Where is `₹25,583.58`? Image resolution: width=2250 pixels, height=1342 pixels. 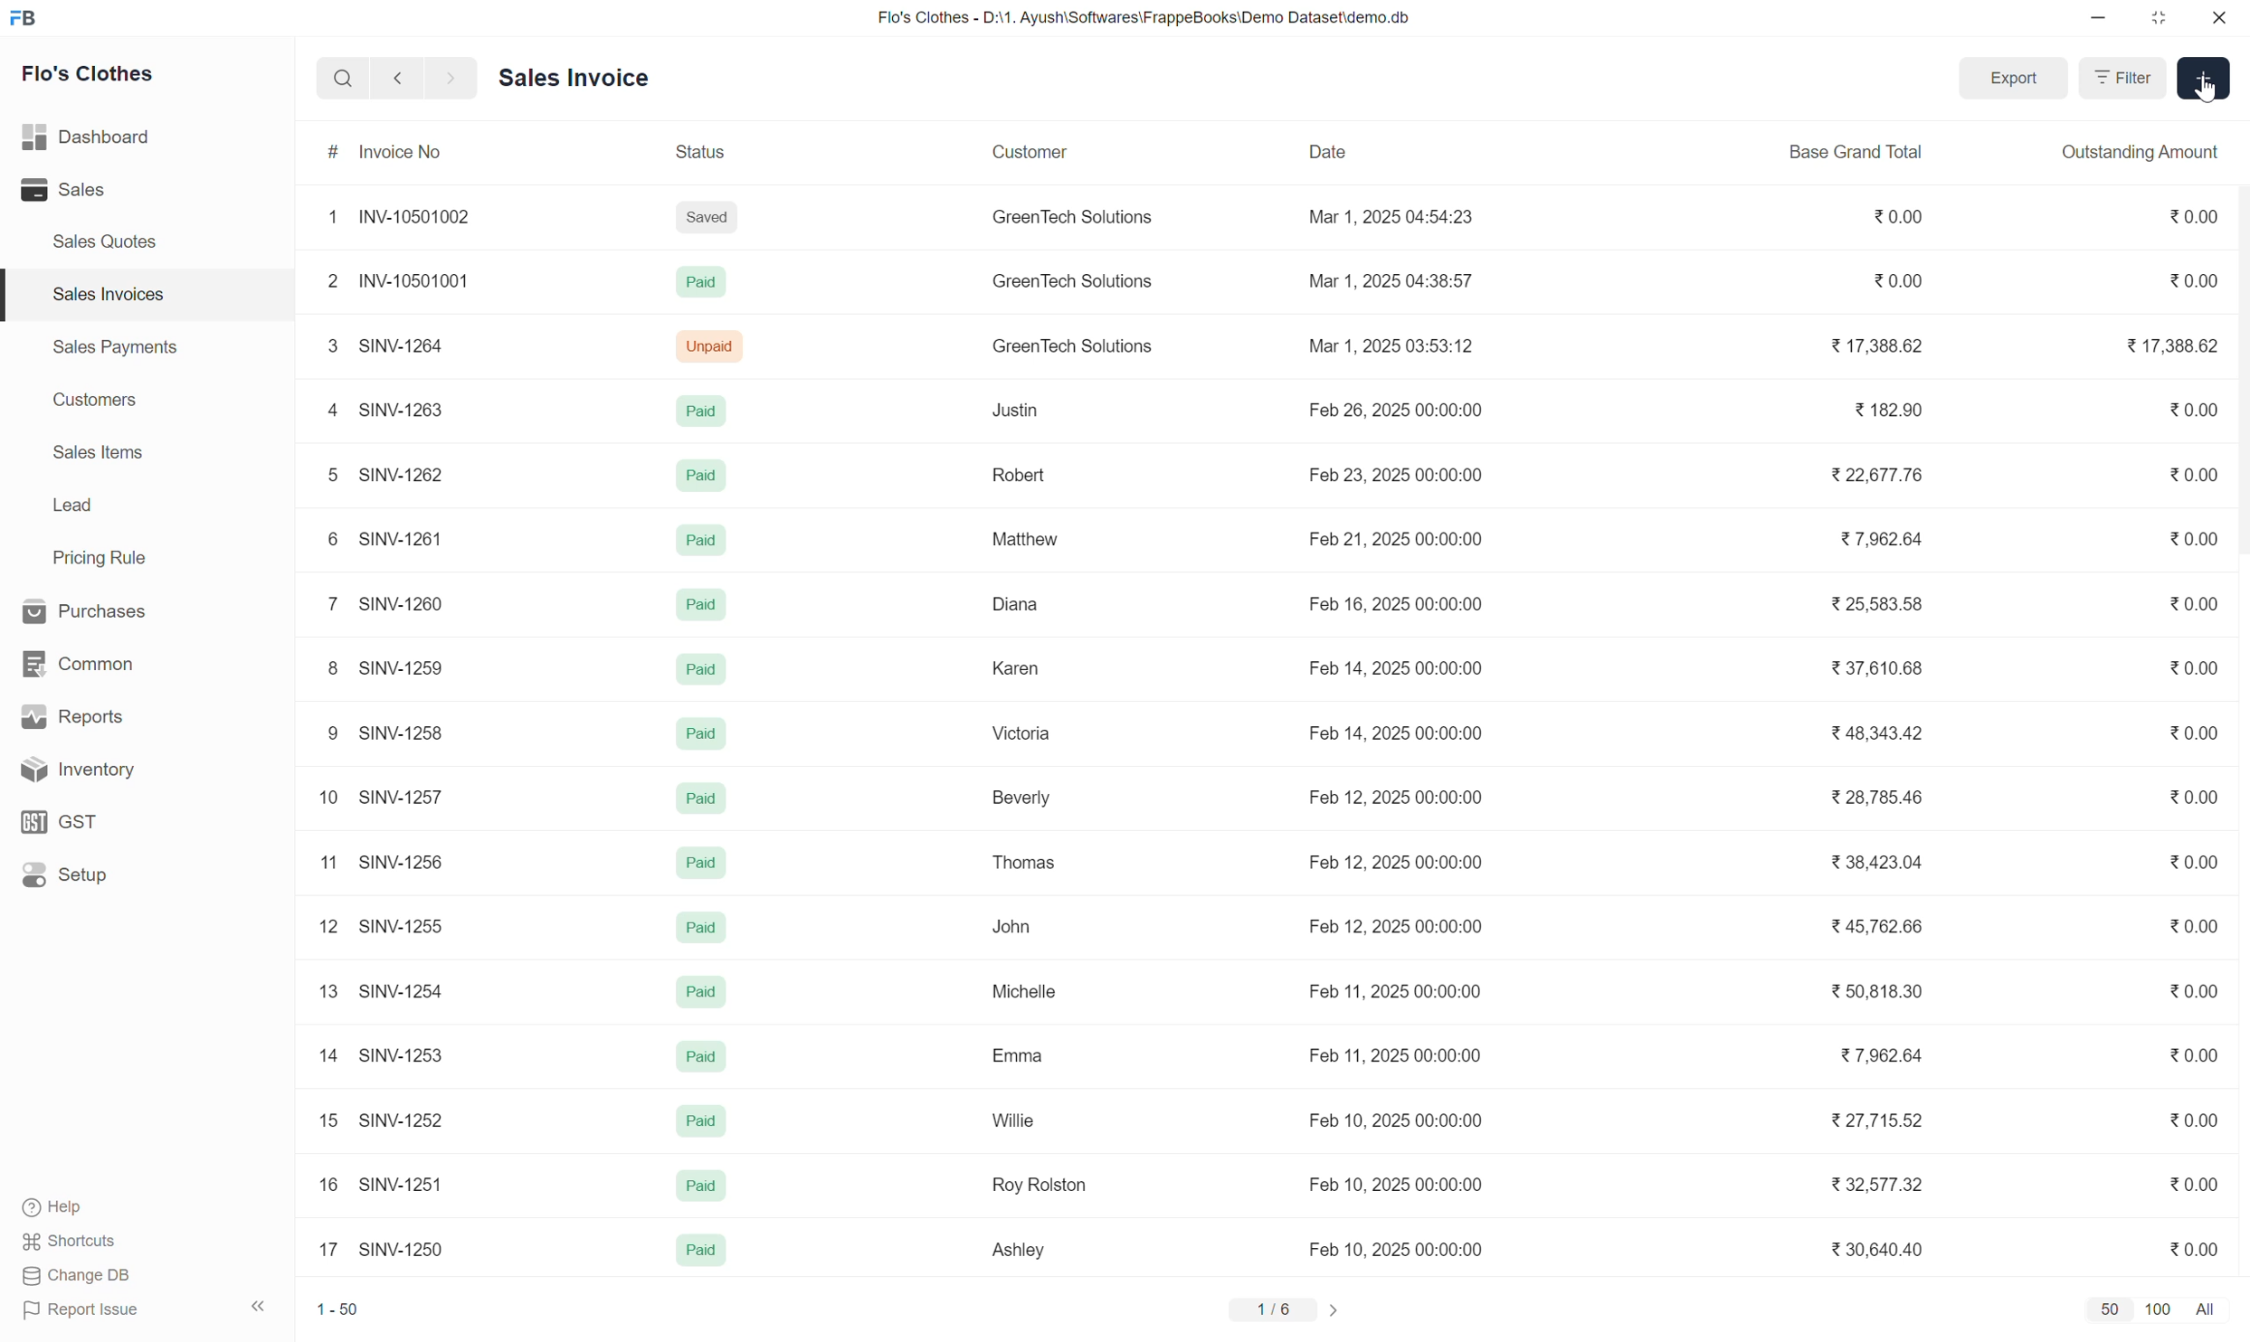
₹25,583.58 is located at coordinates (1882, 607).